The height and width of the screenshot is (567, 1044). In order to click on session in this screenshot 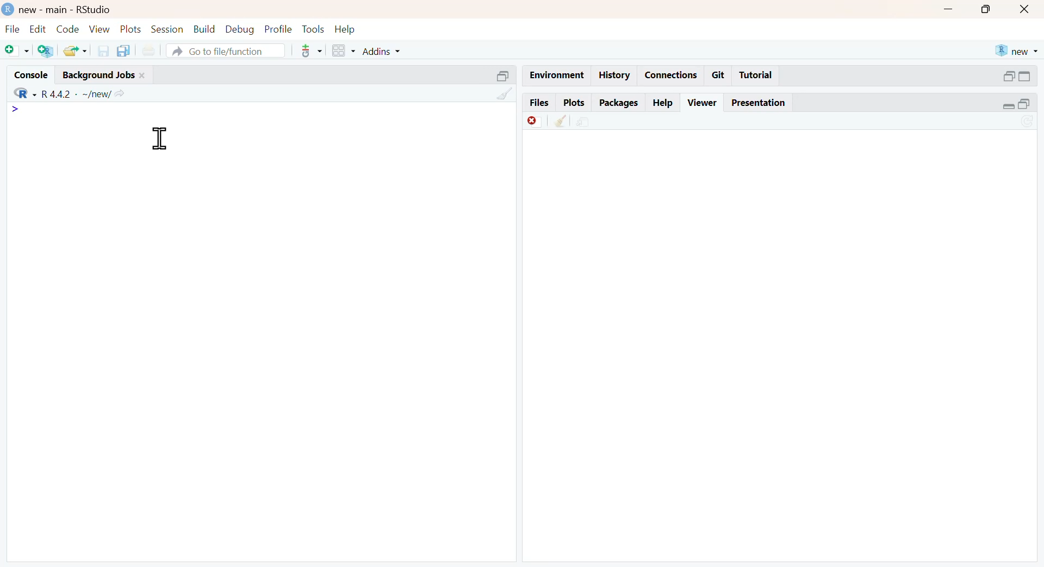, I will do `click(168, 29)`.